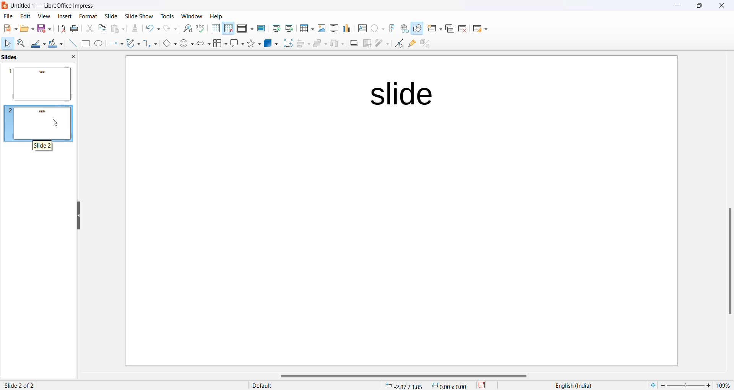 This screenshot has height=390, width=734. I want to click on Fill colour, so click(54, 43).